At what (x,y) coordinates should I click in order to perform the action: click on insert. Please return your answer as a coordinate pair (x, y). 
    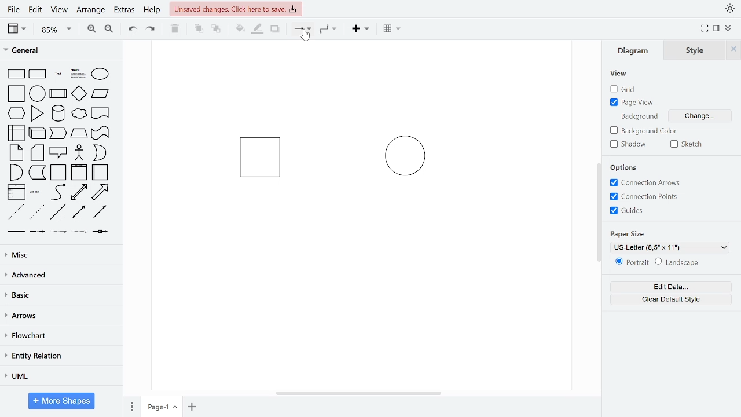
    Looking at the image, I should click on (364, 29).